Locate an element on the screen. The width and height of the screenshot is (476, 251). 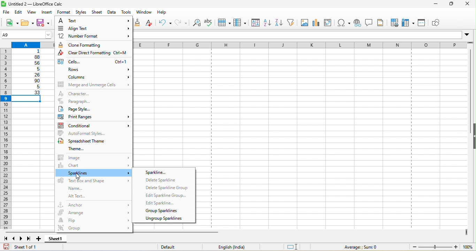
average ; sum 0 is located at coordinates (357, 247).